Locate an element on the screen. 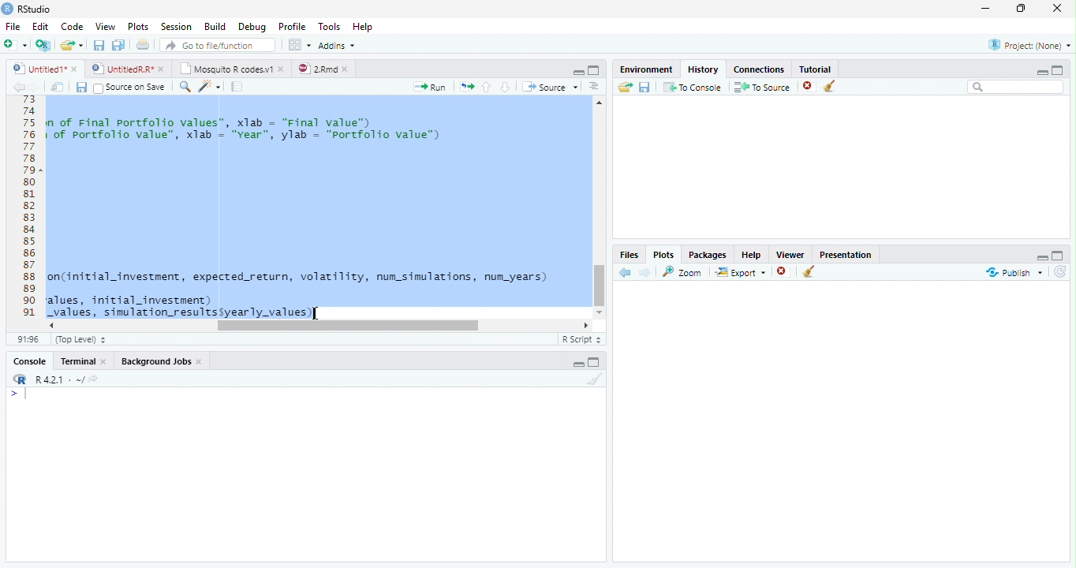 This screenshot has width=1076, height=568. Open new file is located at coordinates (15, 44).